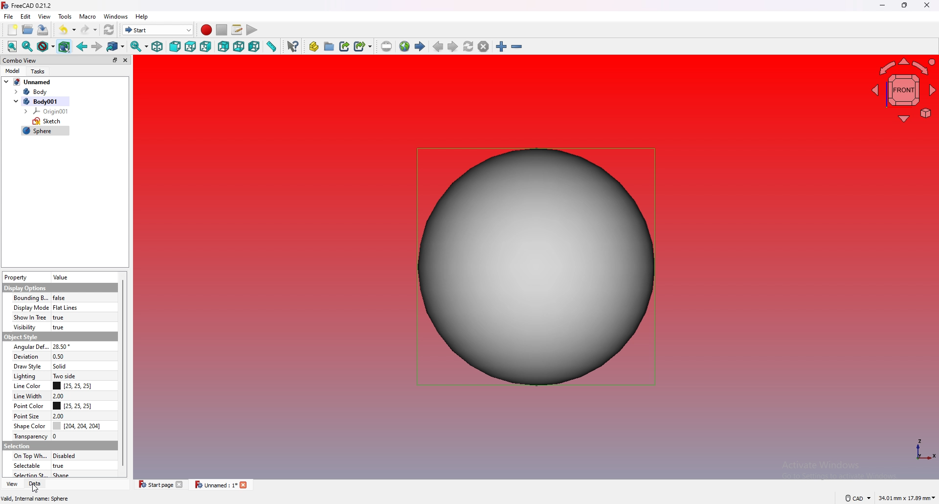  I want to click on close, so click(927, 5).